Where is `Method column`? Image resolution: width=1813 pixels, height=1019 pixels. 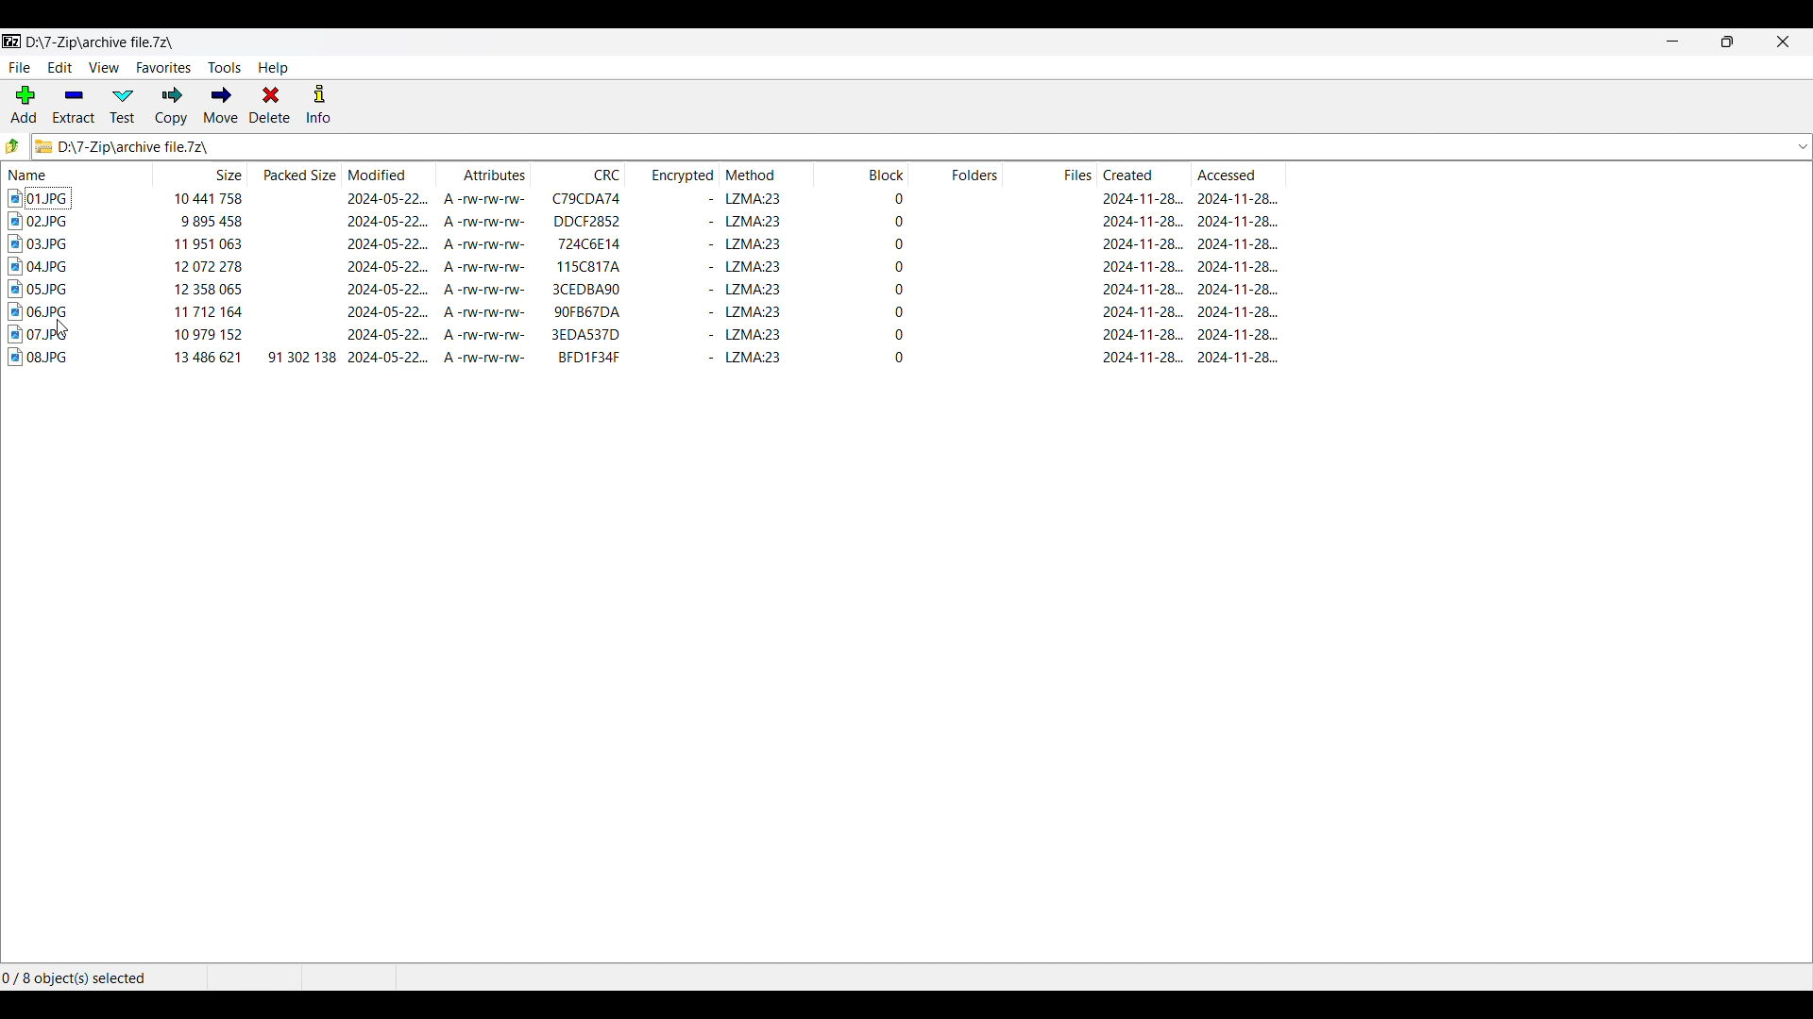 Method column is located at coordinates (769, 175).